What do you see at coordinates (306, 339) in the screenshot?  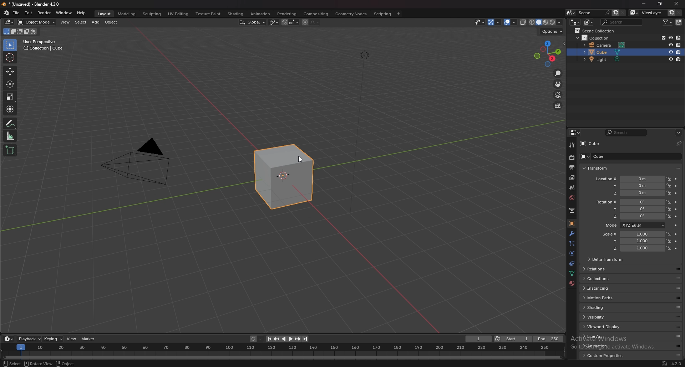 I see `jump to endpoint` at bounding box center [306, 339].